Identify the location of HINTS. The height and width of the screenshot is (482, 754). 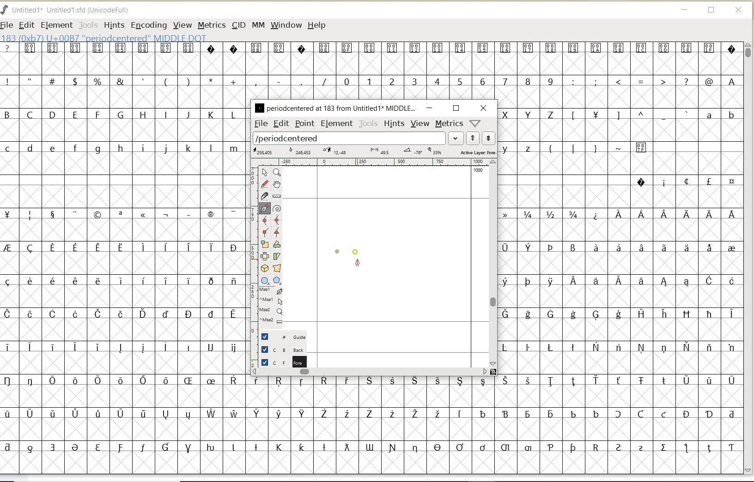
(113, 25).